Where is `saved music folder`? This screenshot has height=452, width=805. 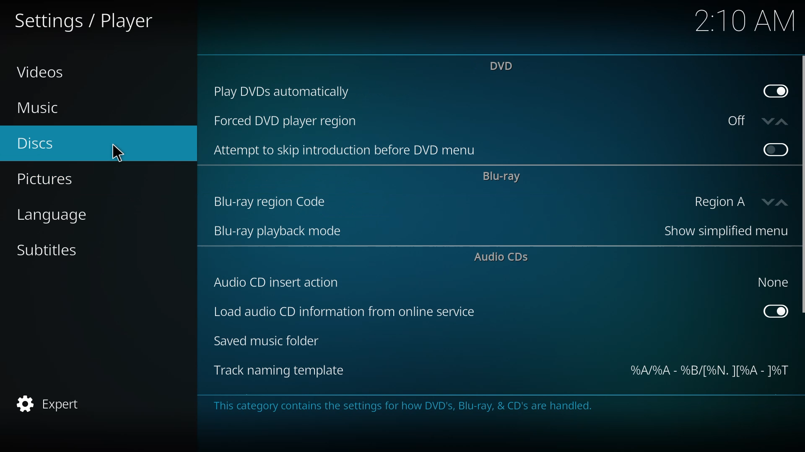 saved music folder is located at coordinates (266, 340).